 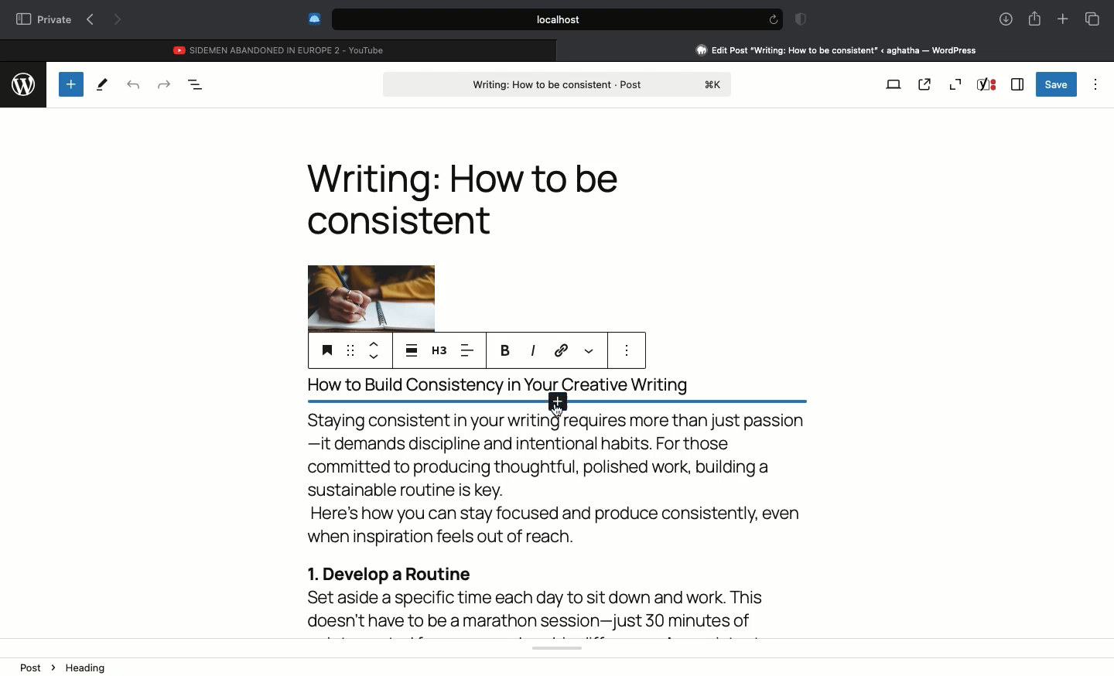 What do you see at coordinates (133, 84) in the screenshot?
I see `Undo` at bounding box center [133, 84].